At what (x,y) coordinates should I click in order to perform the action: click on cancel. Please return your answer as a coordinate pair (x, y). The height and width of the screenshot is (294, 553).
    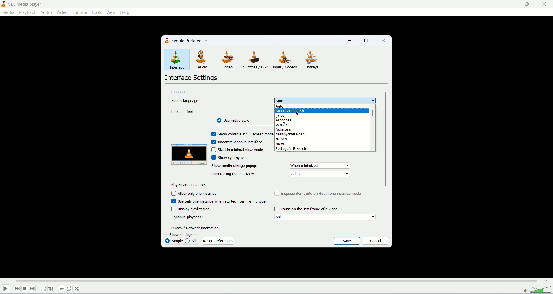
    Looking at the image, I should click on (376, 241).